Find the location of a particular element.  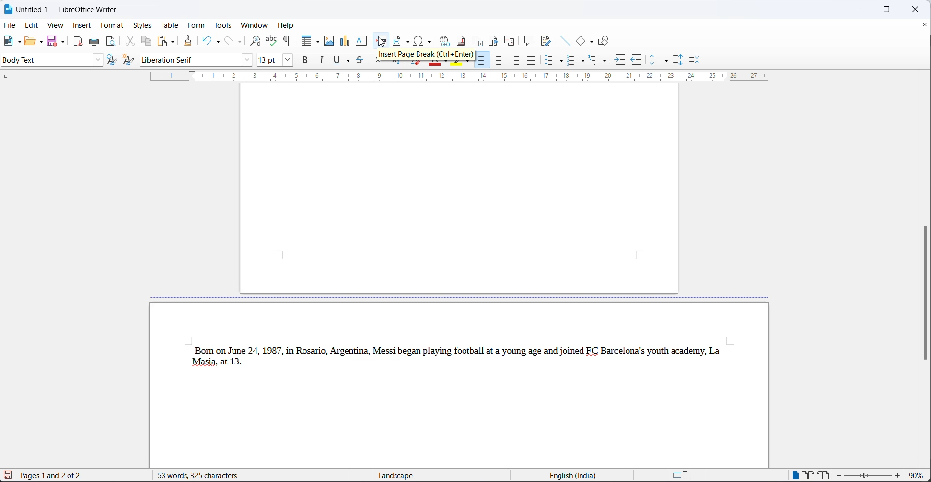

current page and page number is located at coordinates (60, 476).